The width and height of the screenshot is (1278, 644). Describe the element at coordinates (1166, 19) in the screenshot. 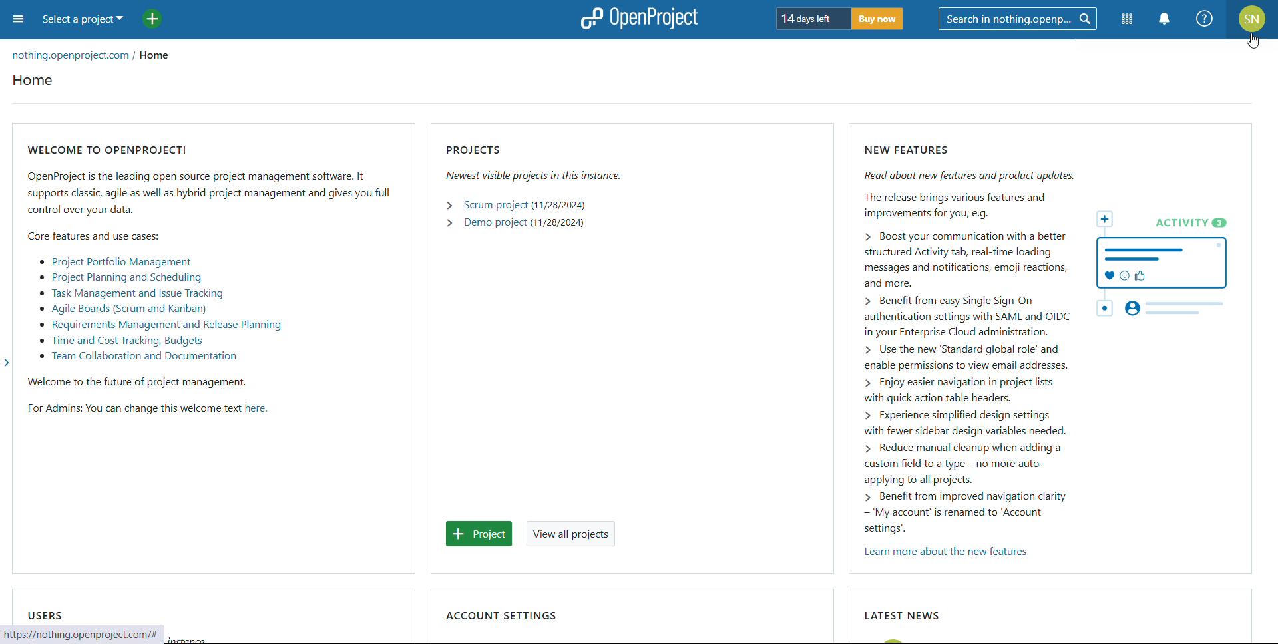

I see `notifications` at that location.